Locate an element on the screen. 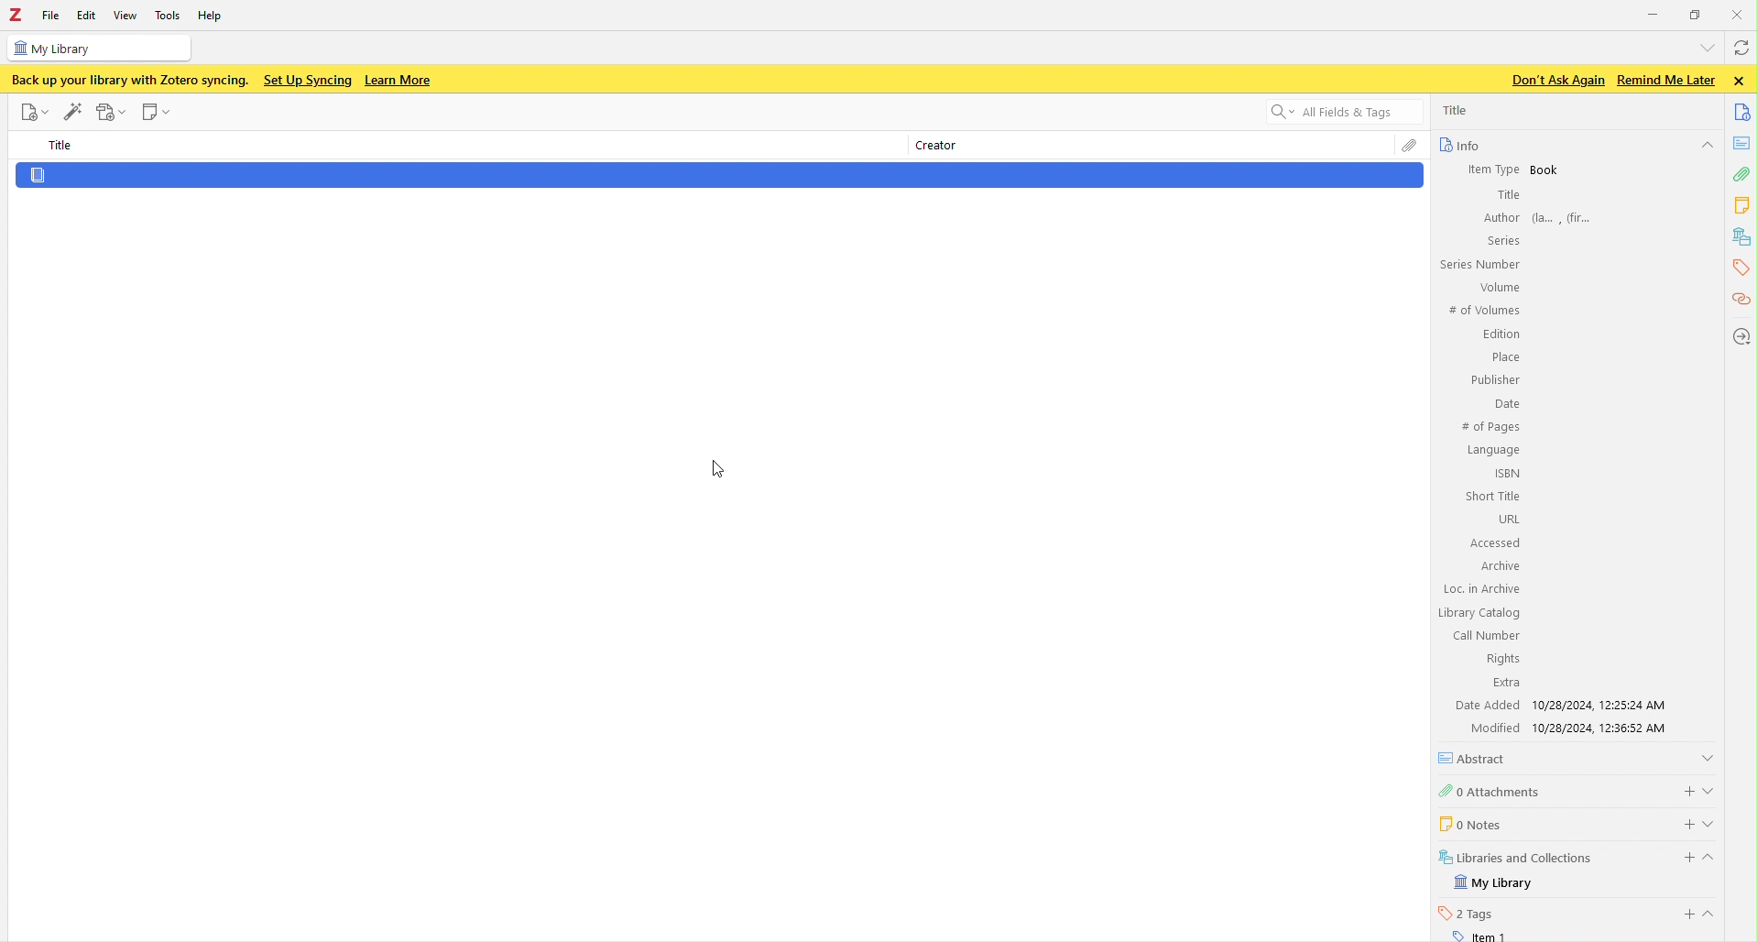 Image resolution: width=1757 pixels, height=942 pixels. hide is located at coordinates (1706, 147).